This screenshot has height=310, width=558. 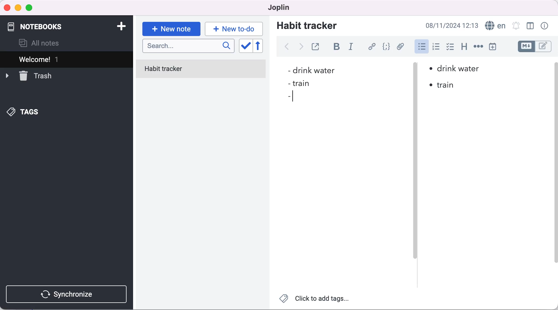 I want to click on checkbox, so click(x=451, y=47).